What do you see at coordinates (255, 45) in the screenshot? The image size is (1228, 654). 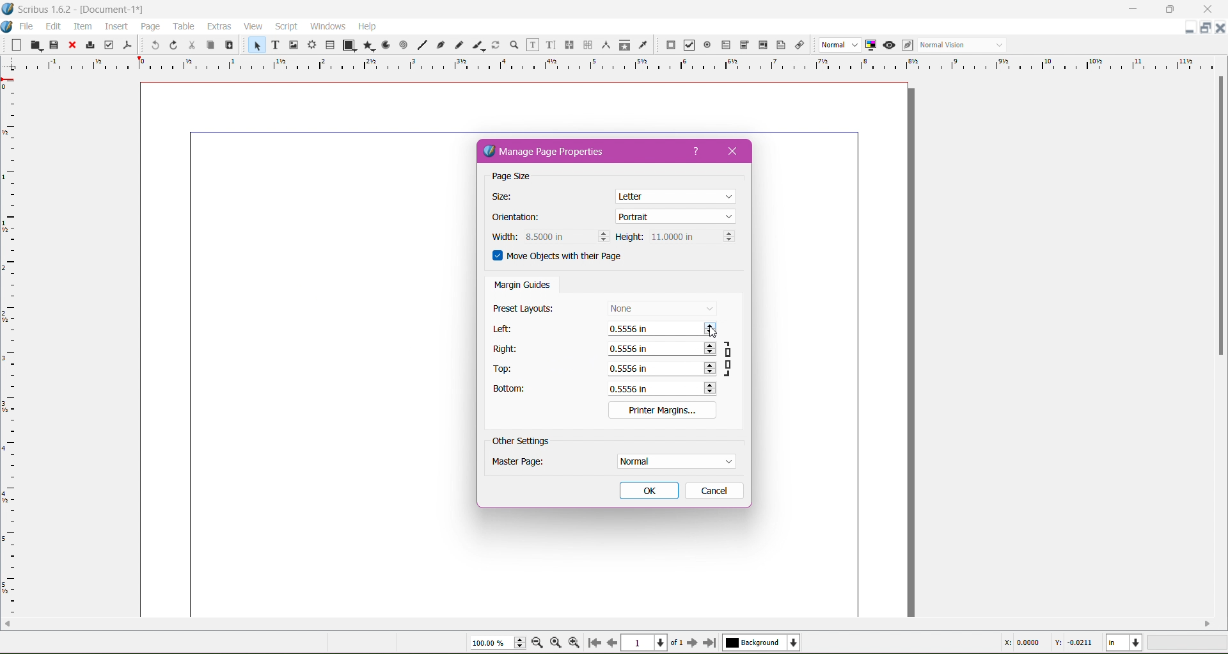 I see `Select Item` at bounding box center [255, 45].